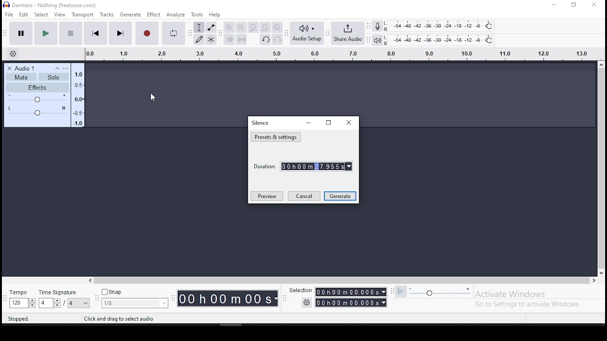 This screenshot has height=341, width=607. I want to click on Audio 1, so click(23, 68).